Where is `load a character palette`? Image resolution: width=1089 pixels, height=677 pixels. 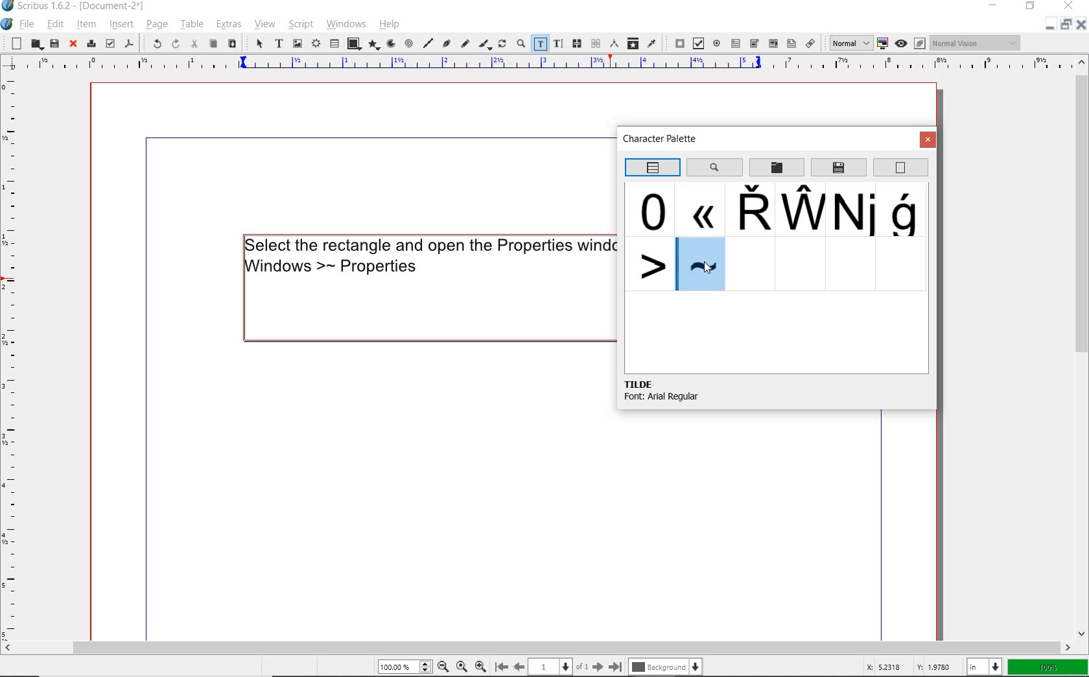
load a character palette is located at coordinates (777, 168).